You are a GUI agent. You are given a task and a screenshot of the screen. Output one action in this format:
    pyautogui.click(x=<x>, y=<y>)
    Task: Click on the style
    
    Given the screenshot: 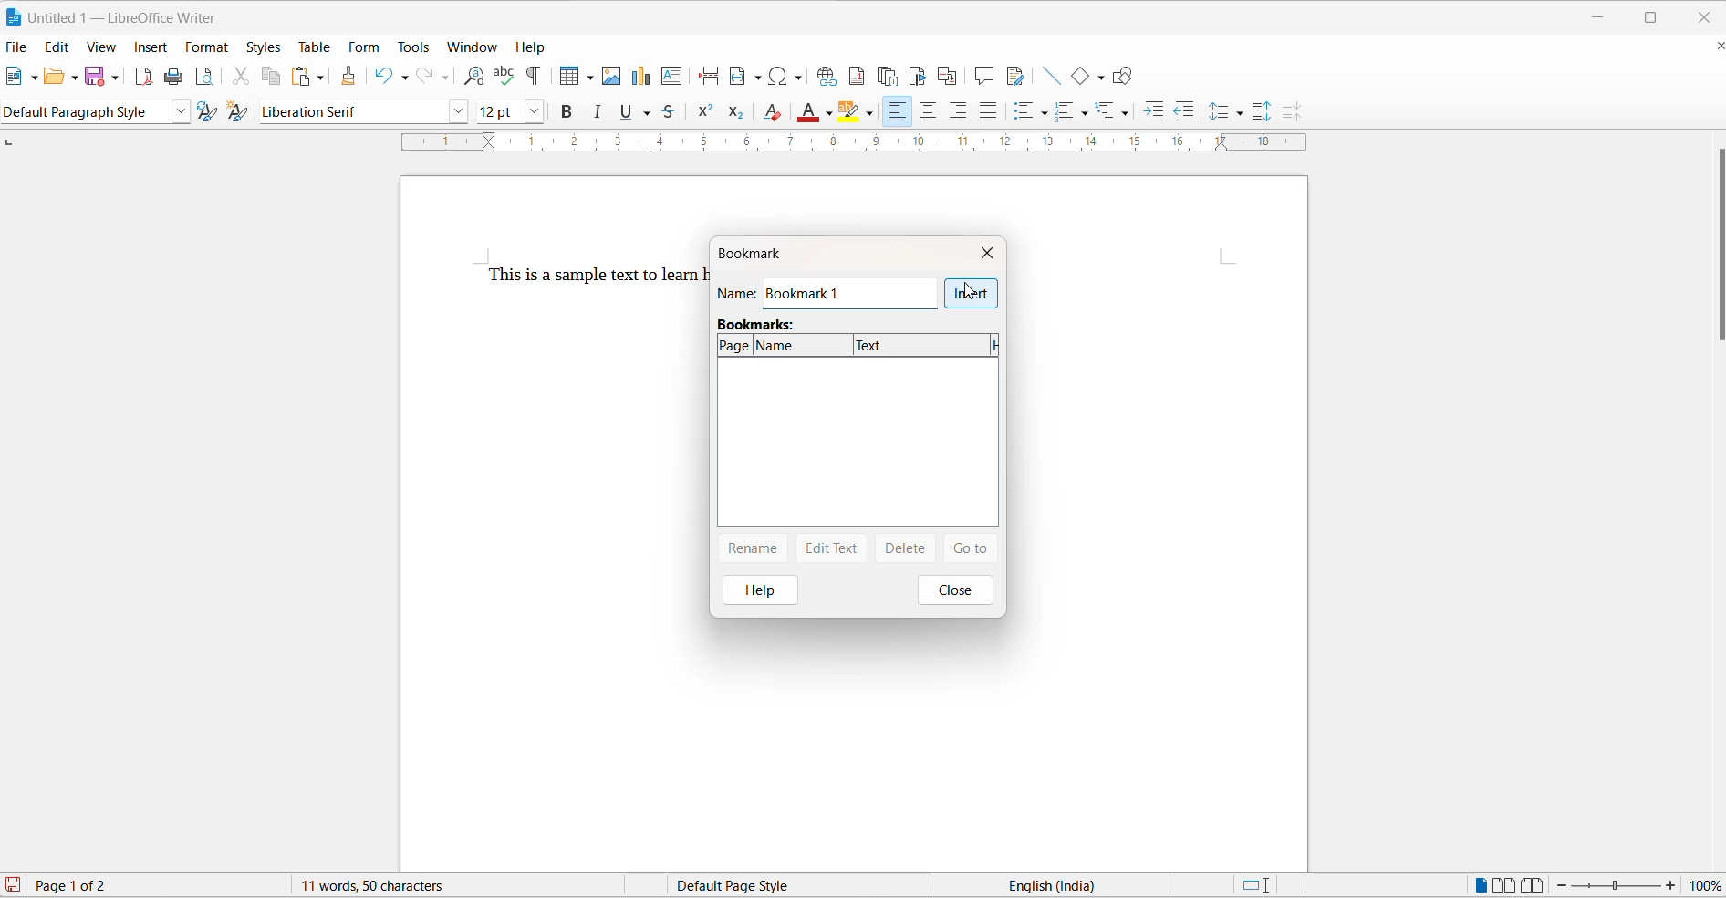 What is the action you would take?
    pyautogui.click(x=85, y=111)
    